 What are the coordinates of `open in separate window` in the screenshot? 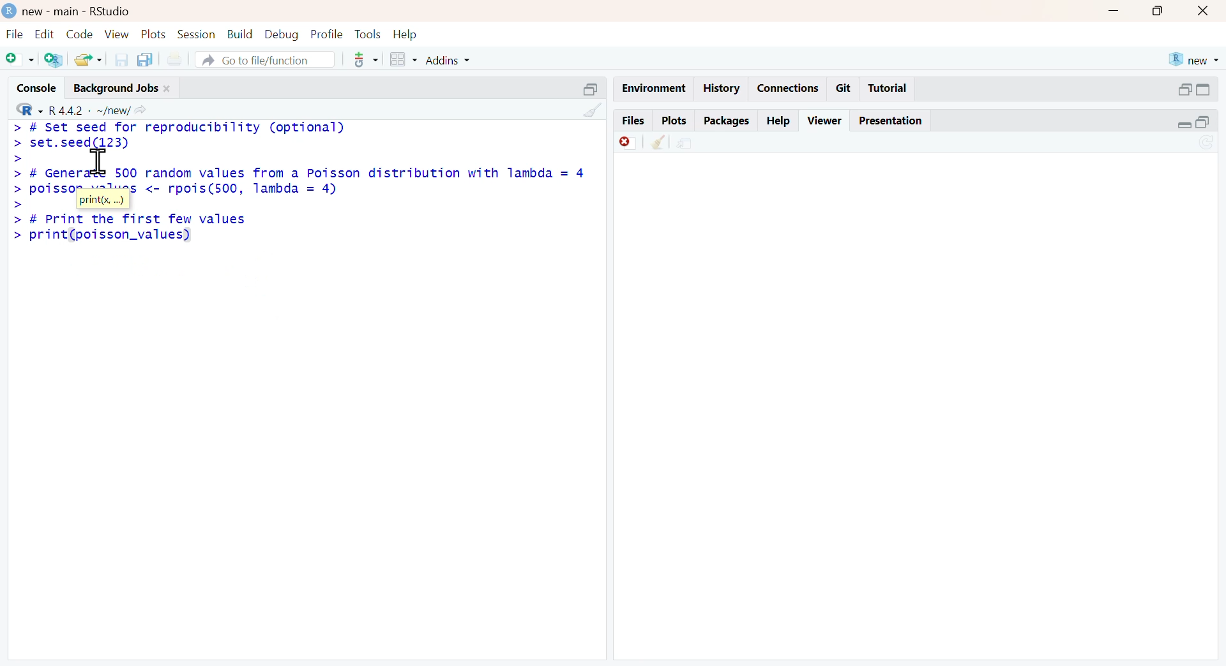 It's located at (591, 90).